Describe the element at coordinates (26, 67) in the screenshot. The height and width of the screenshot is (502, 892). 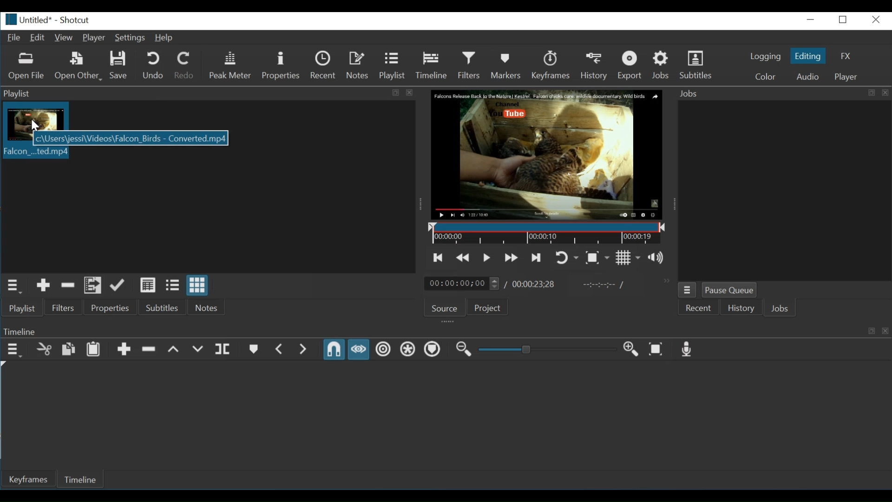
I see `Open File` at that location.